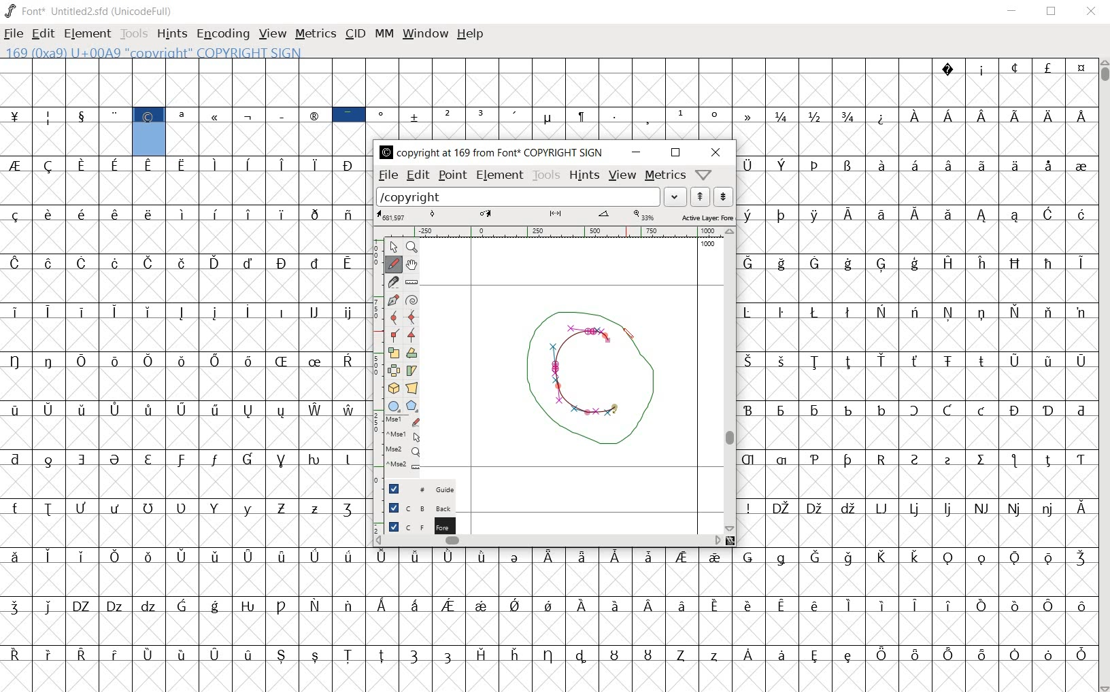 Image resolution: width=1110 pixels, height=692 pixels. What do you see at coordinates (222, 34) in the screenshot?
I see `Encoding` at bounding box center [222, 34].